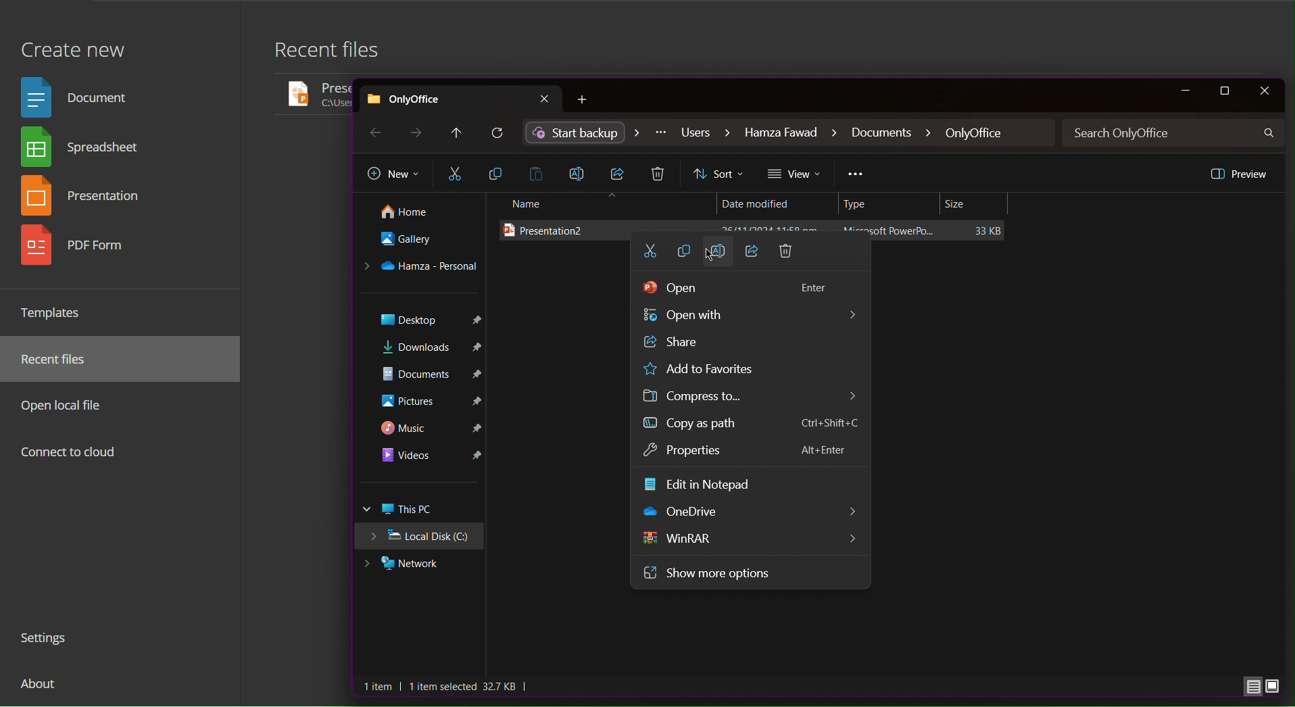 The height and width of the screenshot is (707, 1295). What do you see at coordinates (706, 485) in the screenshot?
I see `Edit` at bounding box center [706, 485].